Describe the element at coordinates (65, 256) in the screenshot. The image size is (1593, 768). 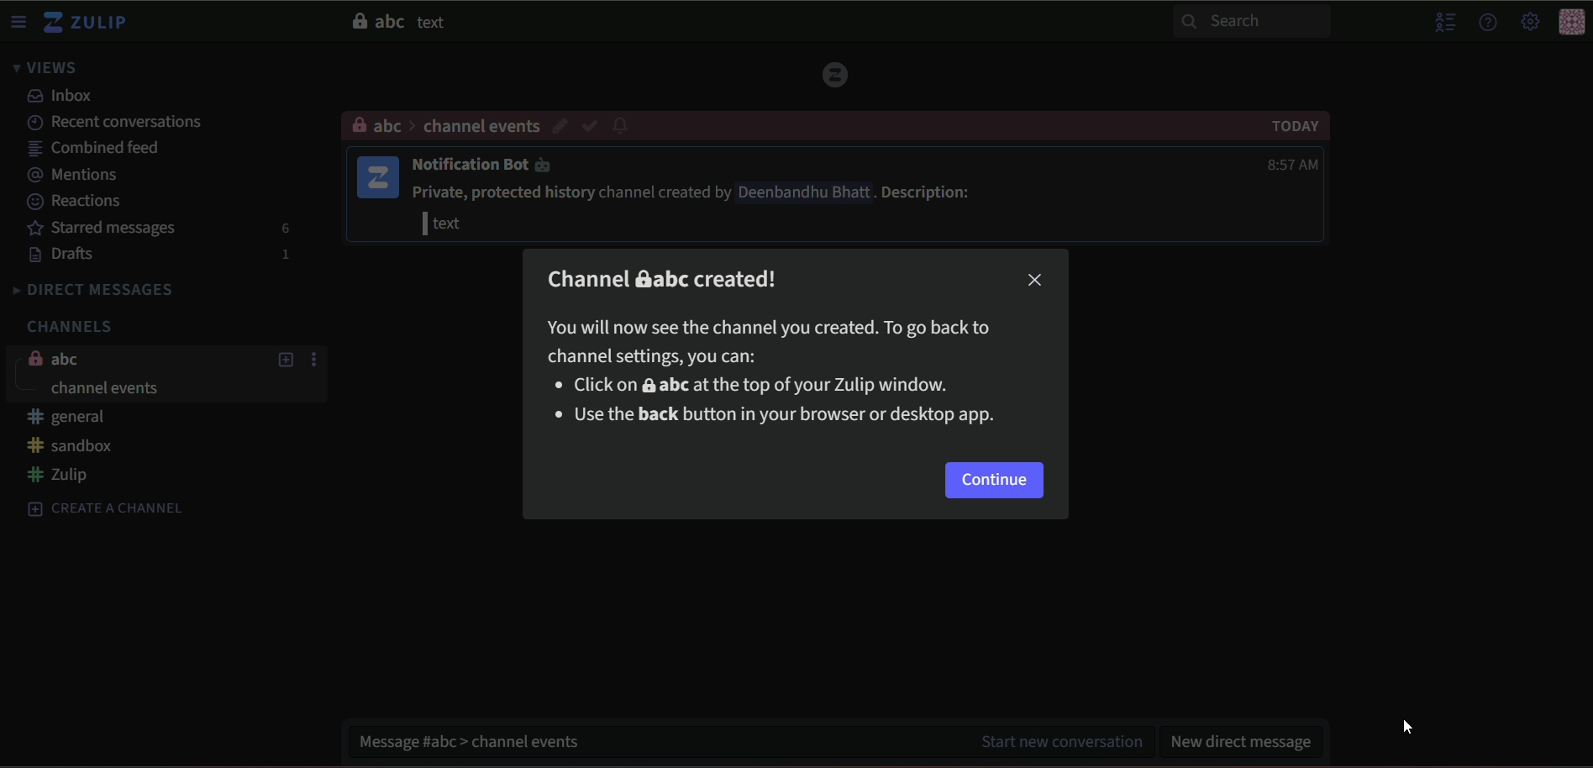
I see `drafts` at that location.